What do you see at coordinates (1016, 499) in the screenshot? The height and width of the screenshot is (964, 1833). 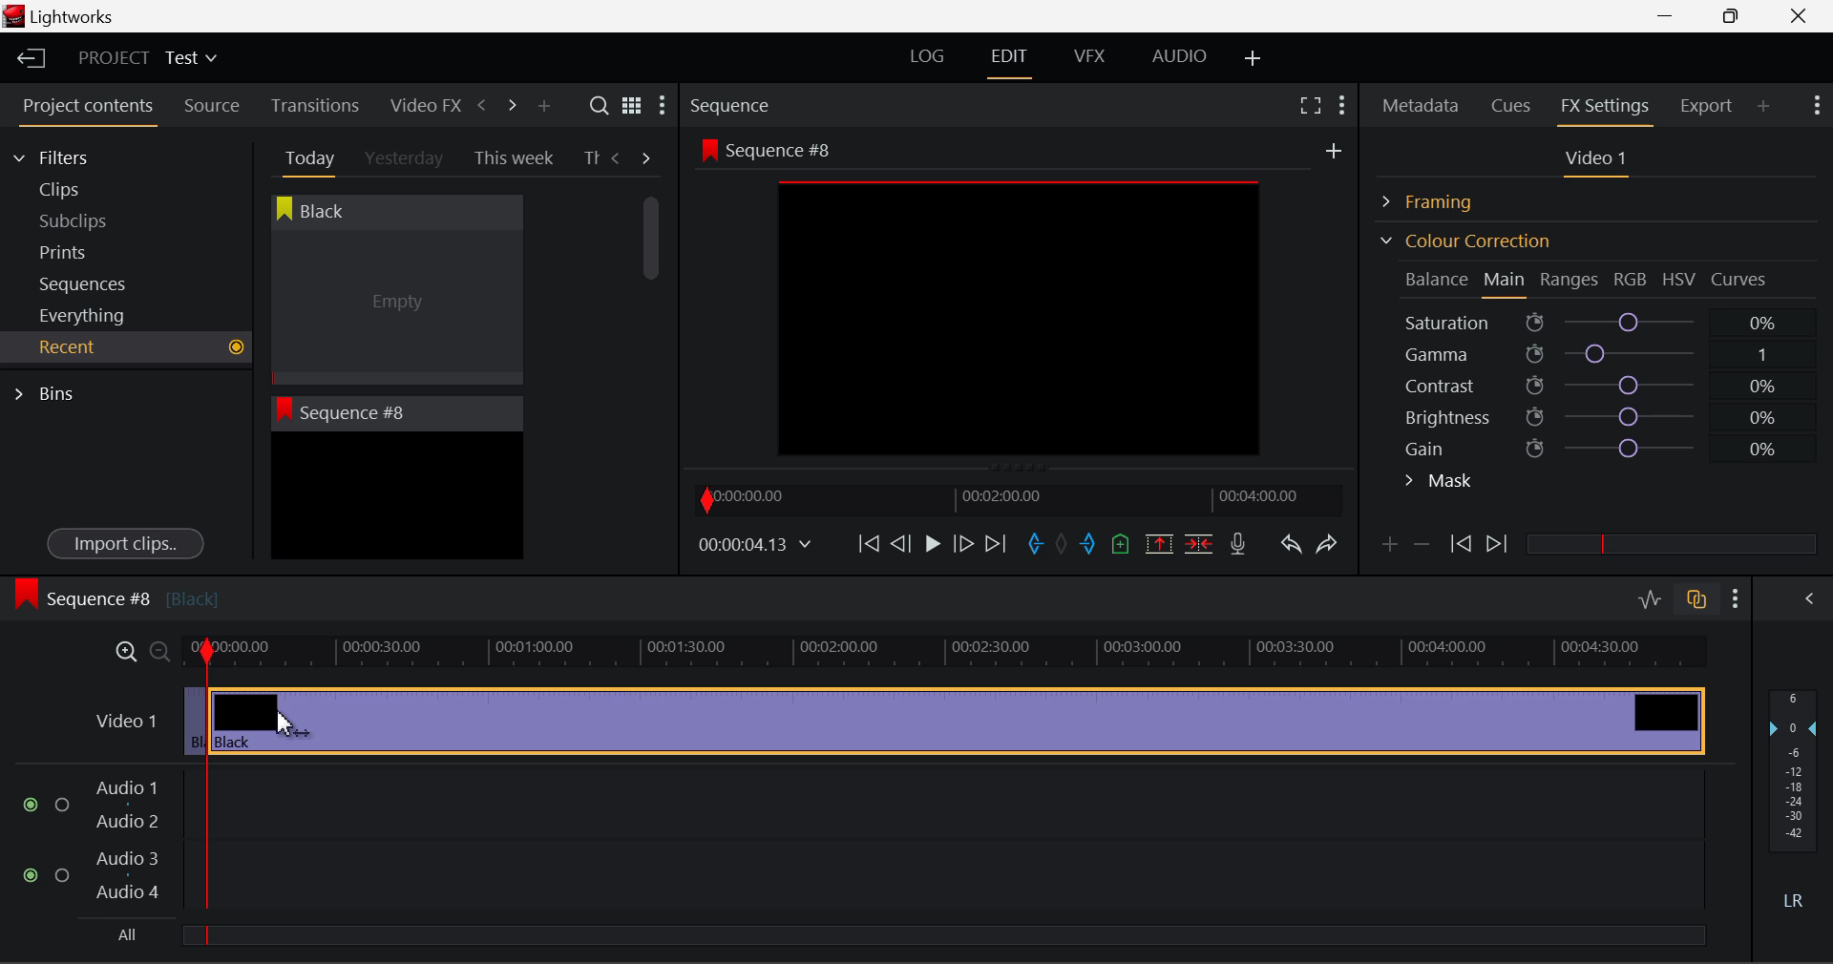 I see `Project Timeline Navigator` at bounding box center [1016, 499].